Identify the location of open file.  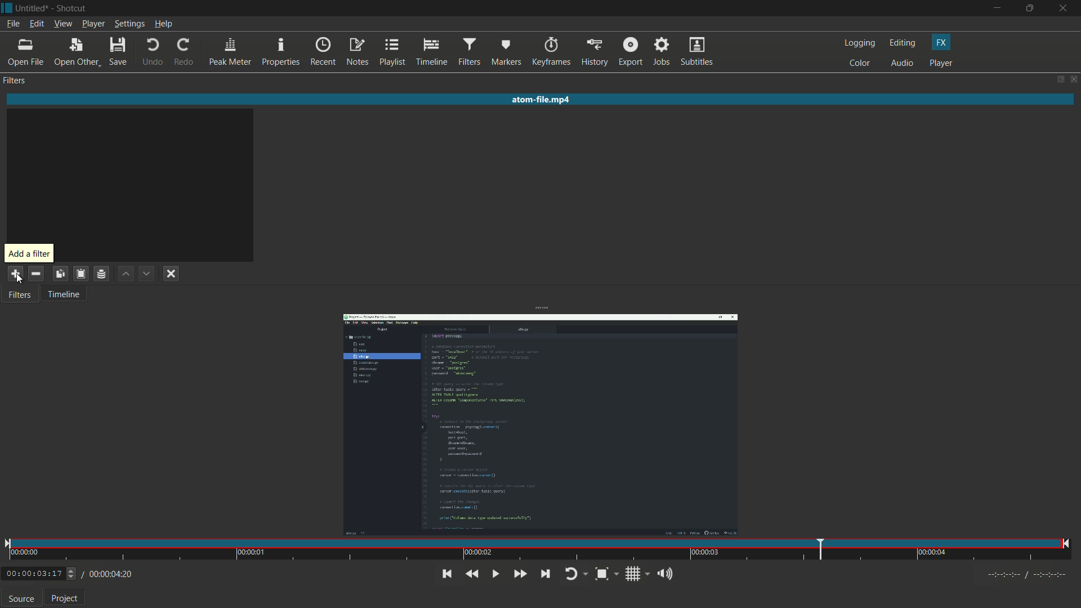
(26, 52).